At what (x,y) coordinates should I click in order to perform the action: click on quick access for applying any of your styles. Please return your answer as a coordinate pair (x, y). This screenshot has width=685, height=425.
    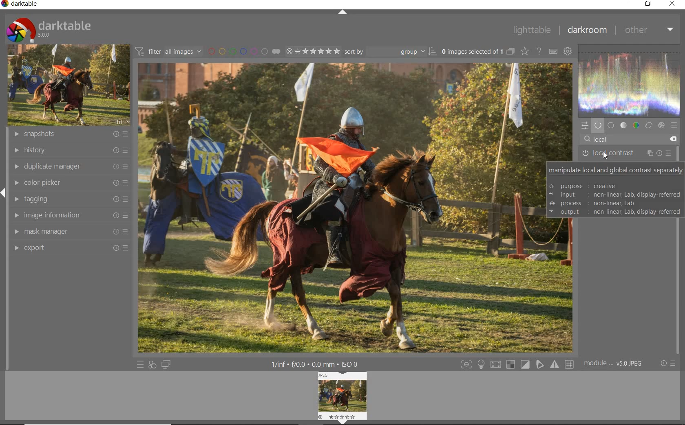
    Looking at the image, I should click on (153, 364).